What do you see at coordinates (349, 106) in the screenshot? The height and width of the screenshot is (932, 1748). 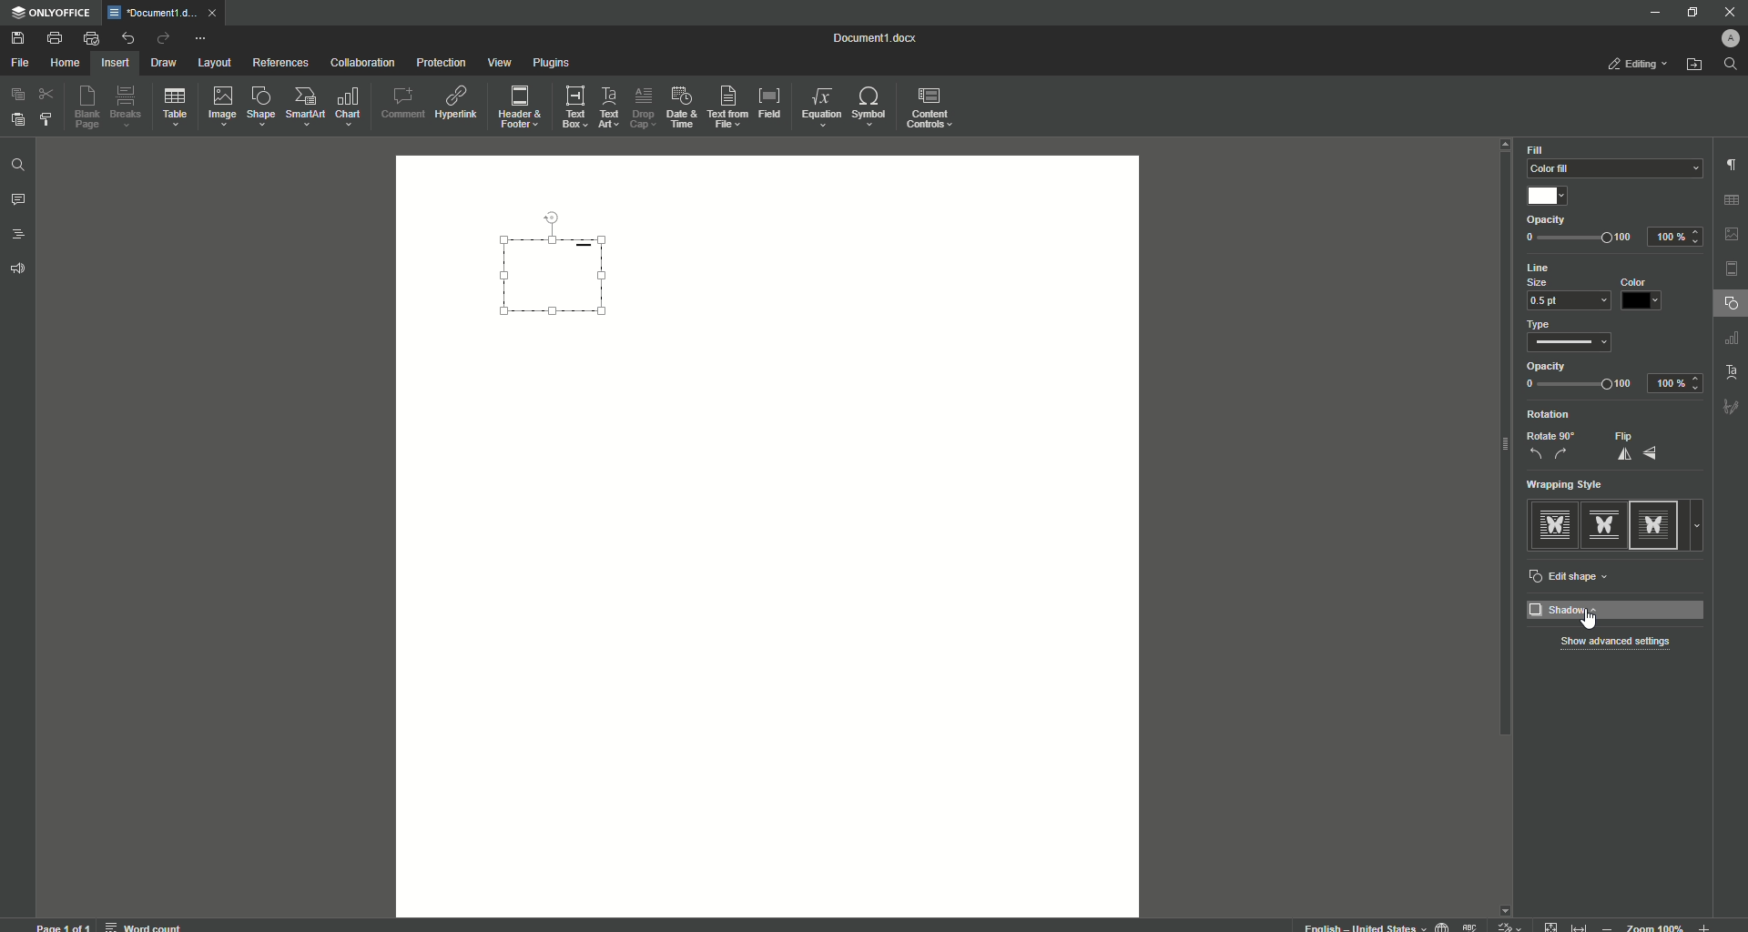 I see `Chart` at bounding box center [349, 106].